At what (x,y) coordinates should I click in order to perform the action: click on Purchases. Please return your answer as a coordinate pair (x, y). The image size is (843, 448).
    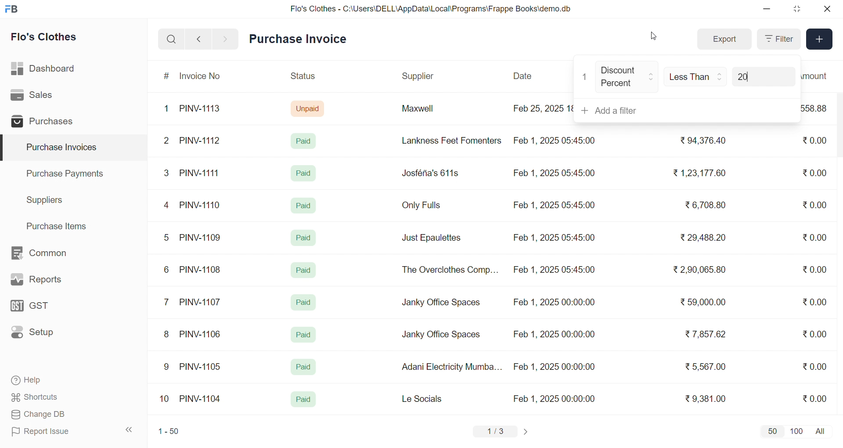
    Looking at the image, I should click on (45, 123).